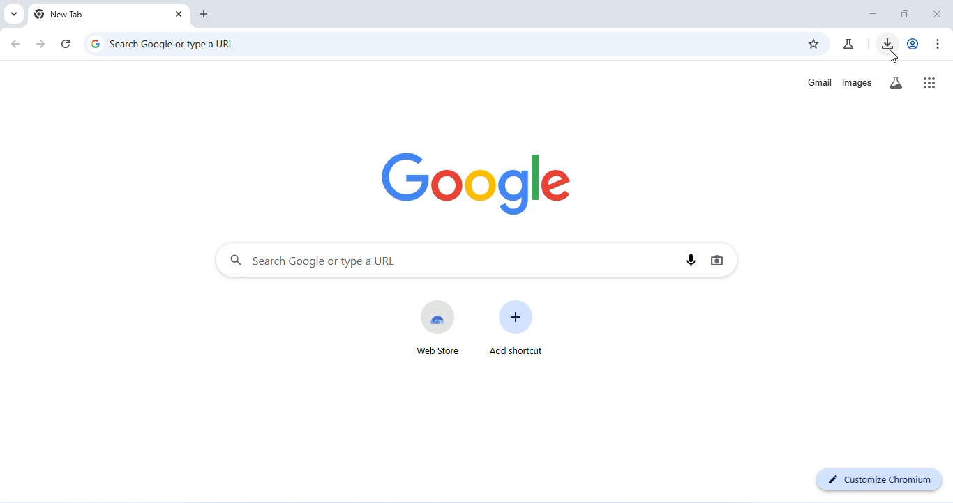  Describe the element at coordinates (895, 57) in the screenshot. I see `cursor` at that location.